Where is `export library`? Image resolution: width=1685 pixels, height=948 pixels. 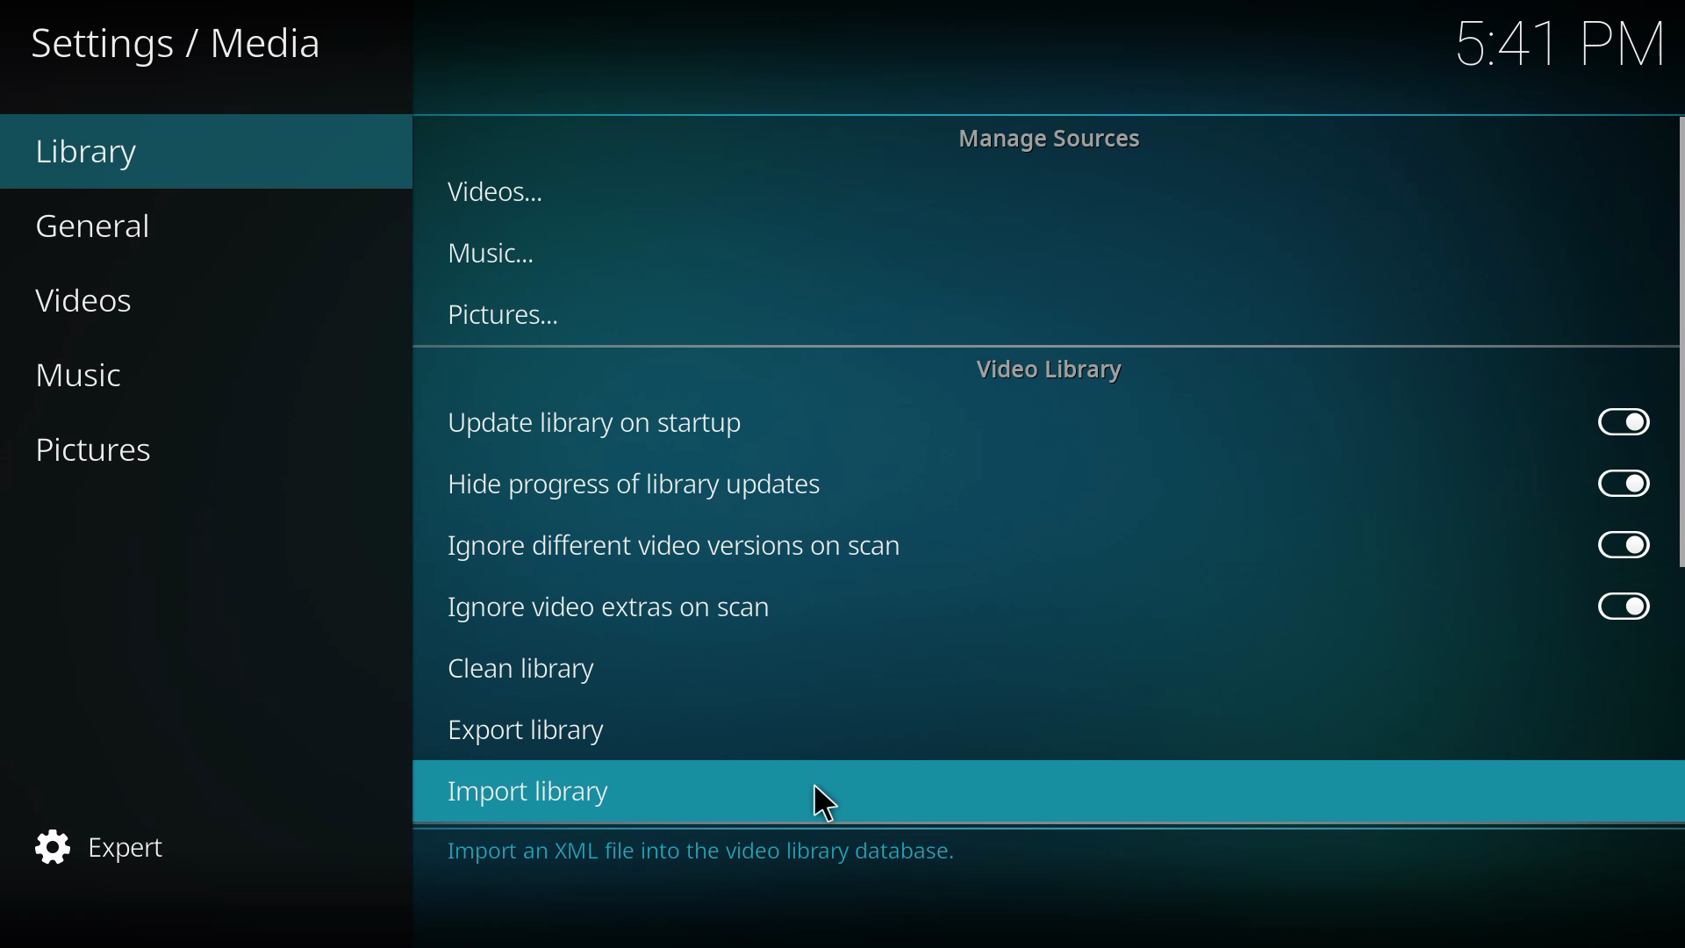
export library is located at coordinates (527, 732).